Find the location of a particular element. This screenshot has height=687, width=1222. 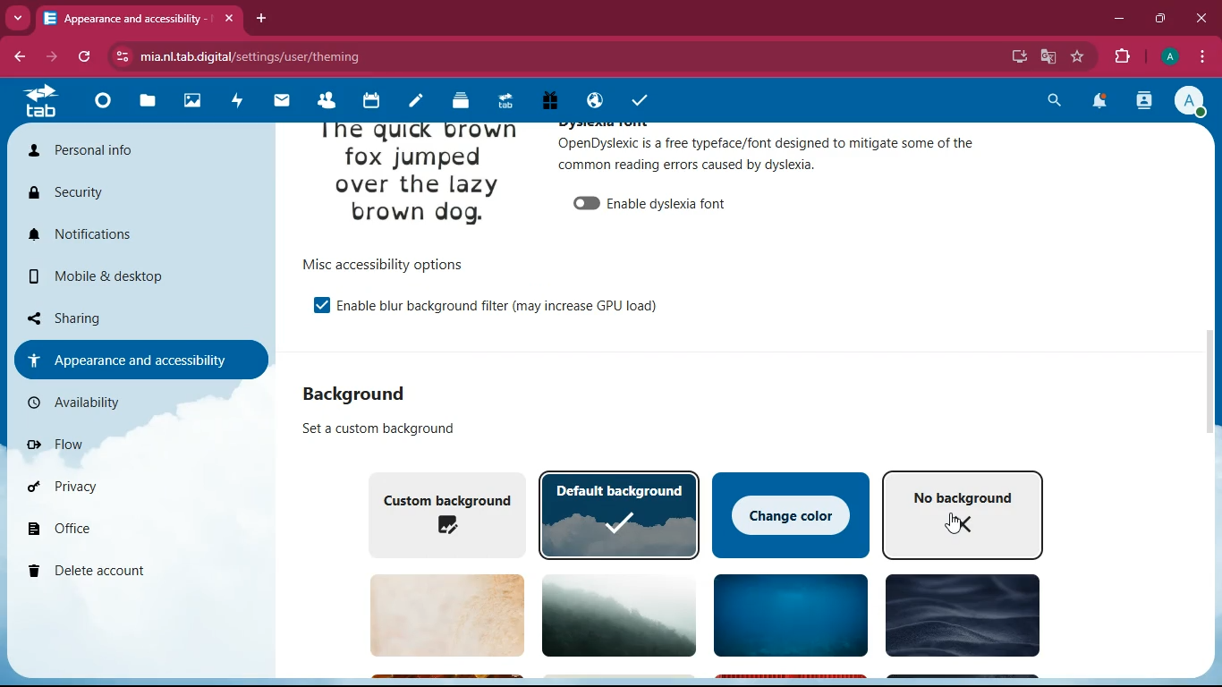

desktop is located at coordinates (1015, 57).